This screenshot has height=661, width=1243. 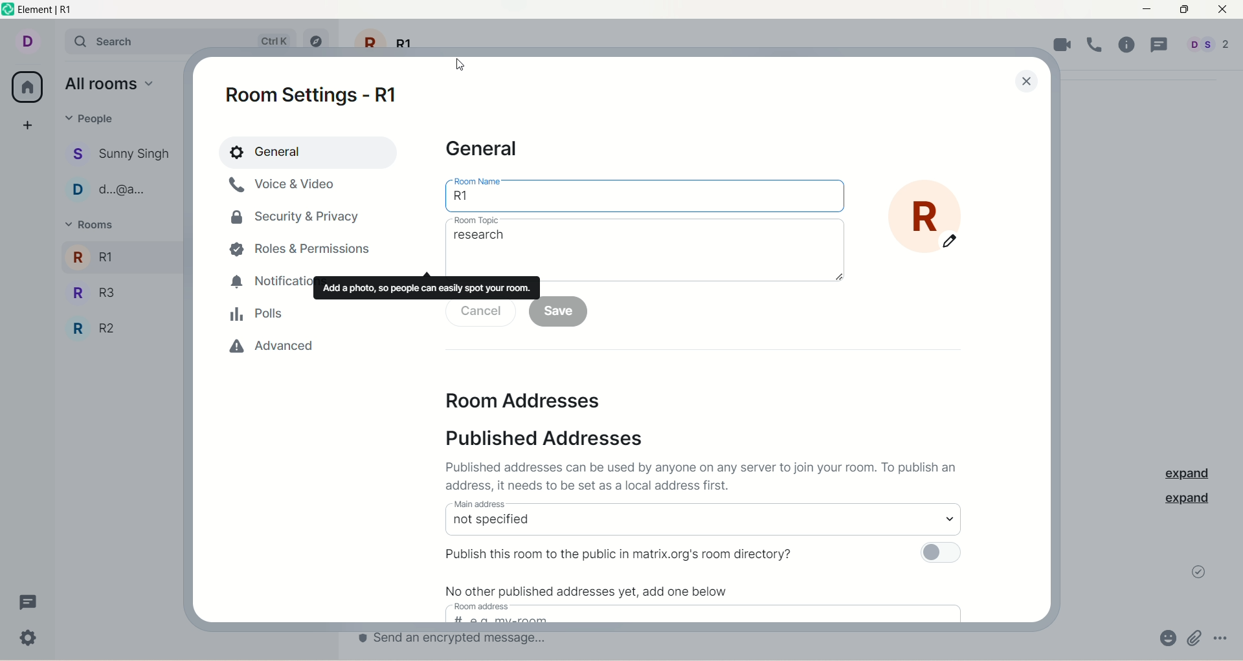 What do you see at coordinates (103, 292) in the screenshot?
I see `R3` at bounding box center [103, 292].